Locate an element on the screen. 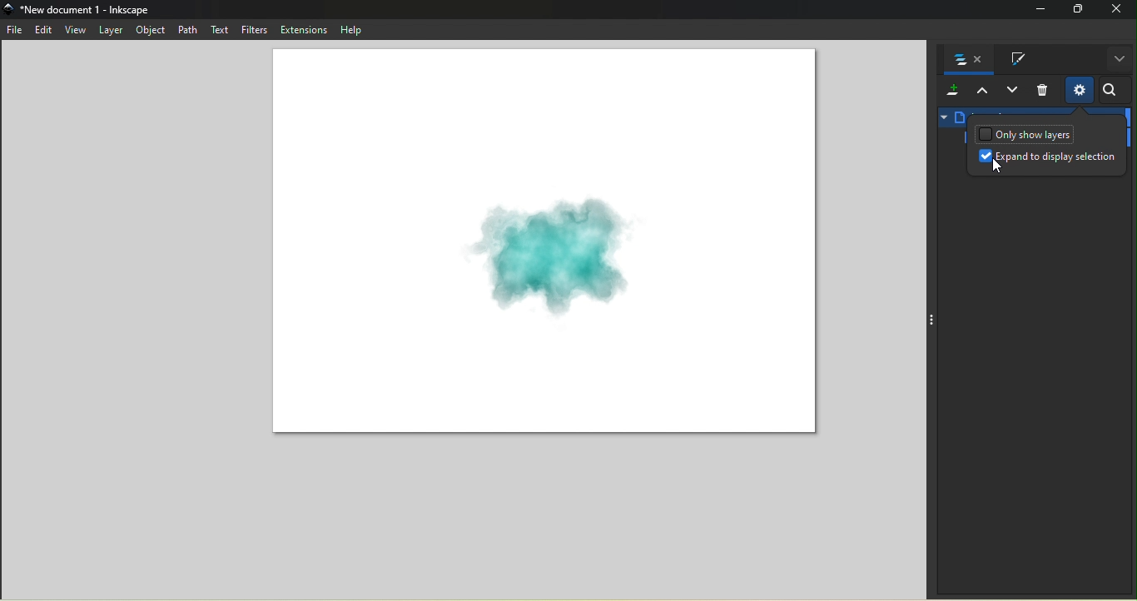  Delete selected item is located at coordinates (1043, 92).